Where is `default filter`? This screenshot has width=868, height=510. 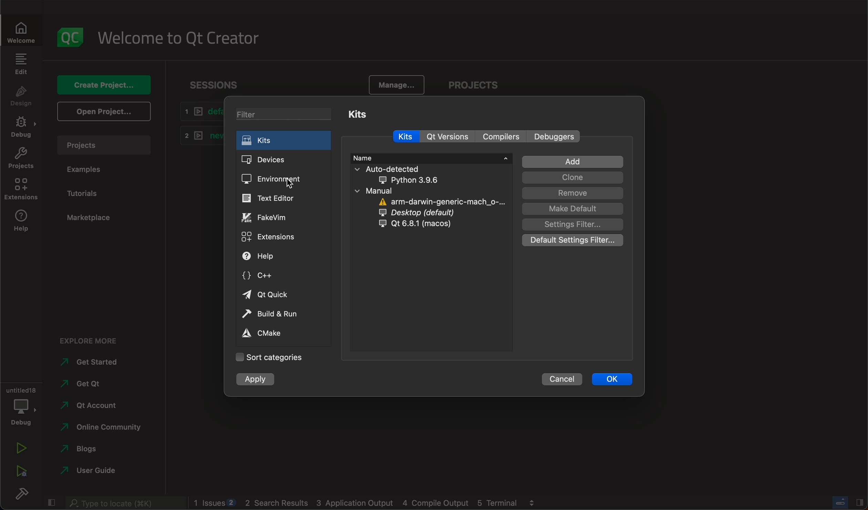 default filter is located at coordinates (571, 241).